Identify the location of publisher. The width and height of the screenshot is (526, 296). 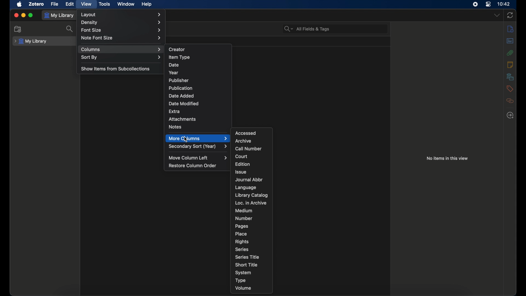
(179, 80).